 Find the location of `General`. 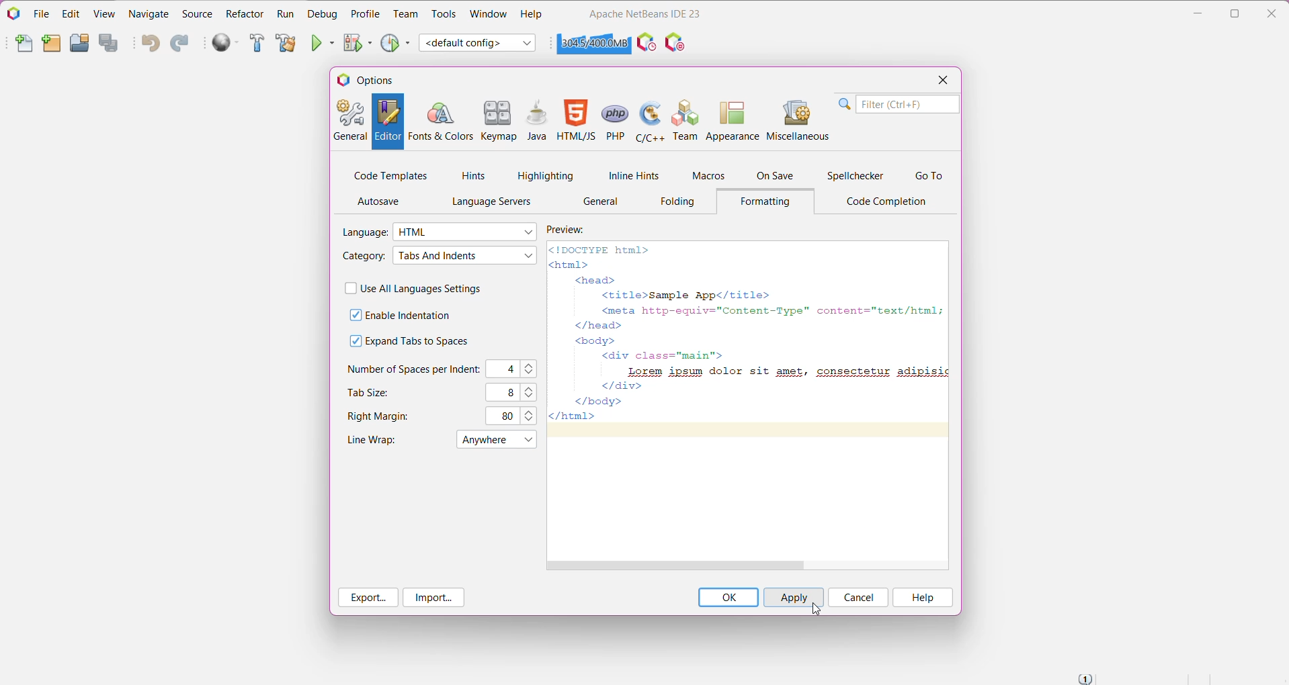

General is located at coordinates (601, 203).